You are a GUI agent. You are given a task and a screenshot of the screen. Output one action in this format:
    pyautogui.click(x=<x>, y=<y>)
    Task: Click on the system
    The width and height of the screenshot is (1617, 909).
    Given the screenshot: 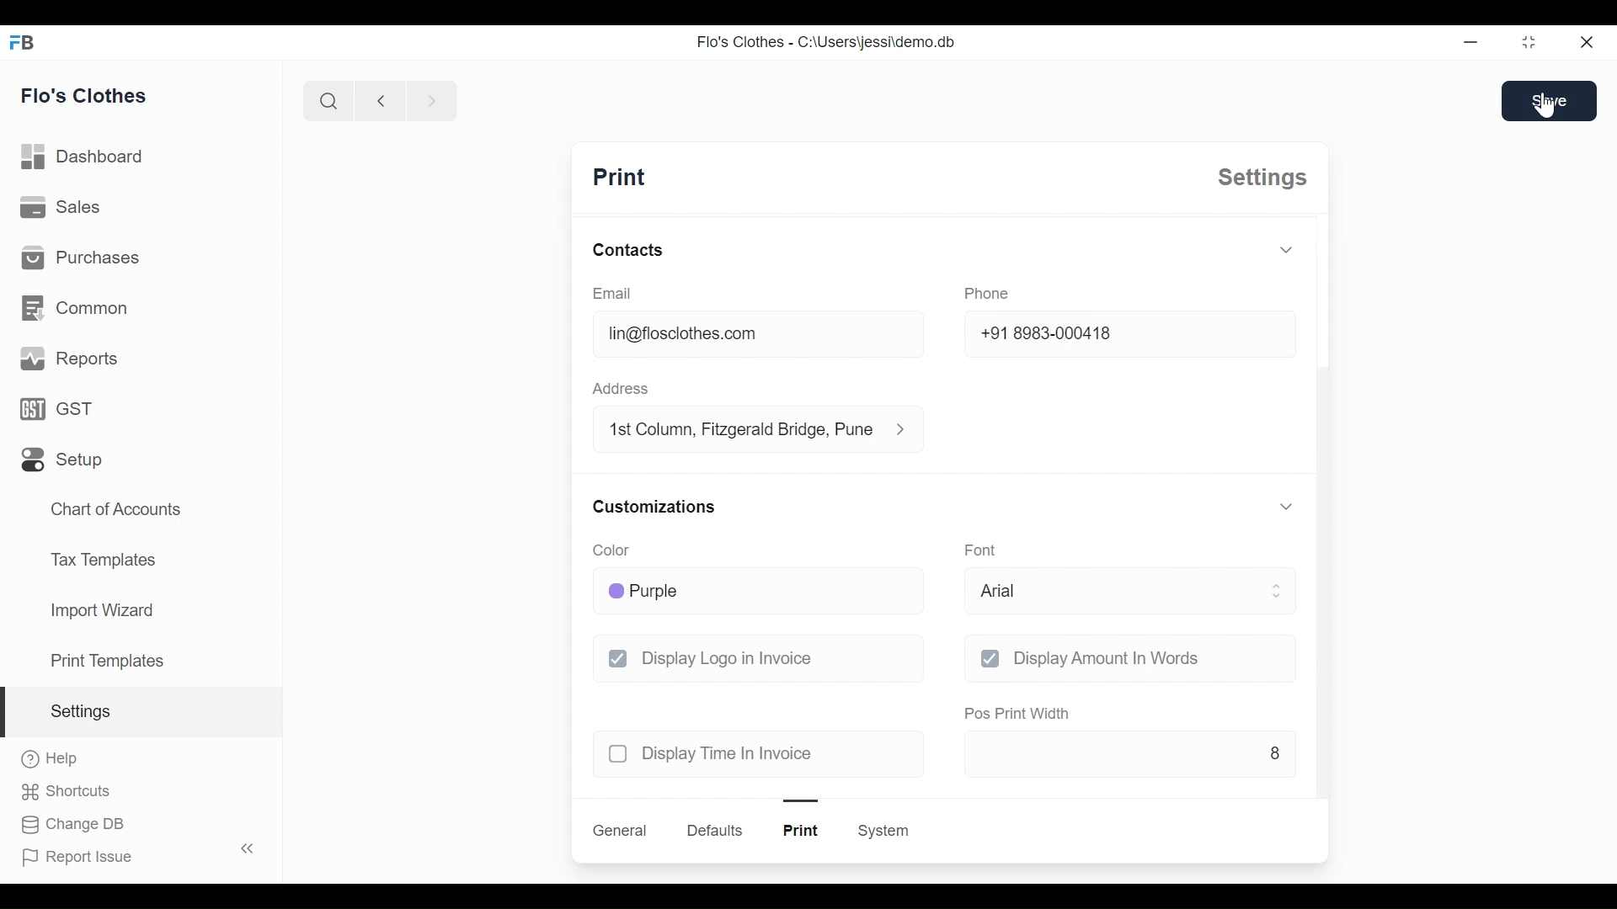 What is the action you would take?
    pyautogui.click(x=883, y=831)
    